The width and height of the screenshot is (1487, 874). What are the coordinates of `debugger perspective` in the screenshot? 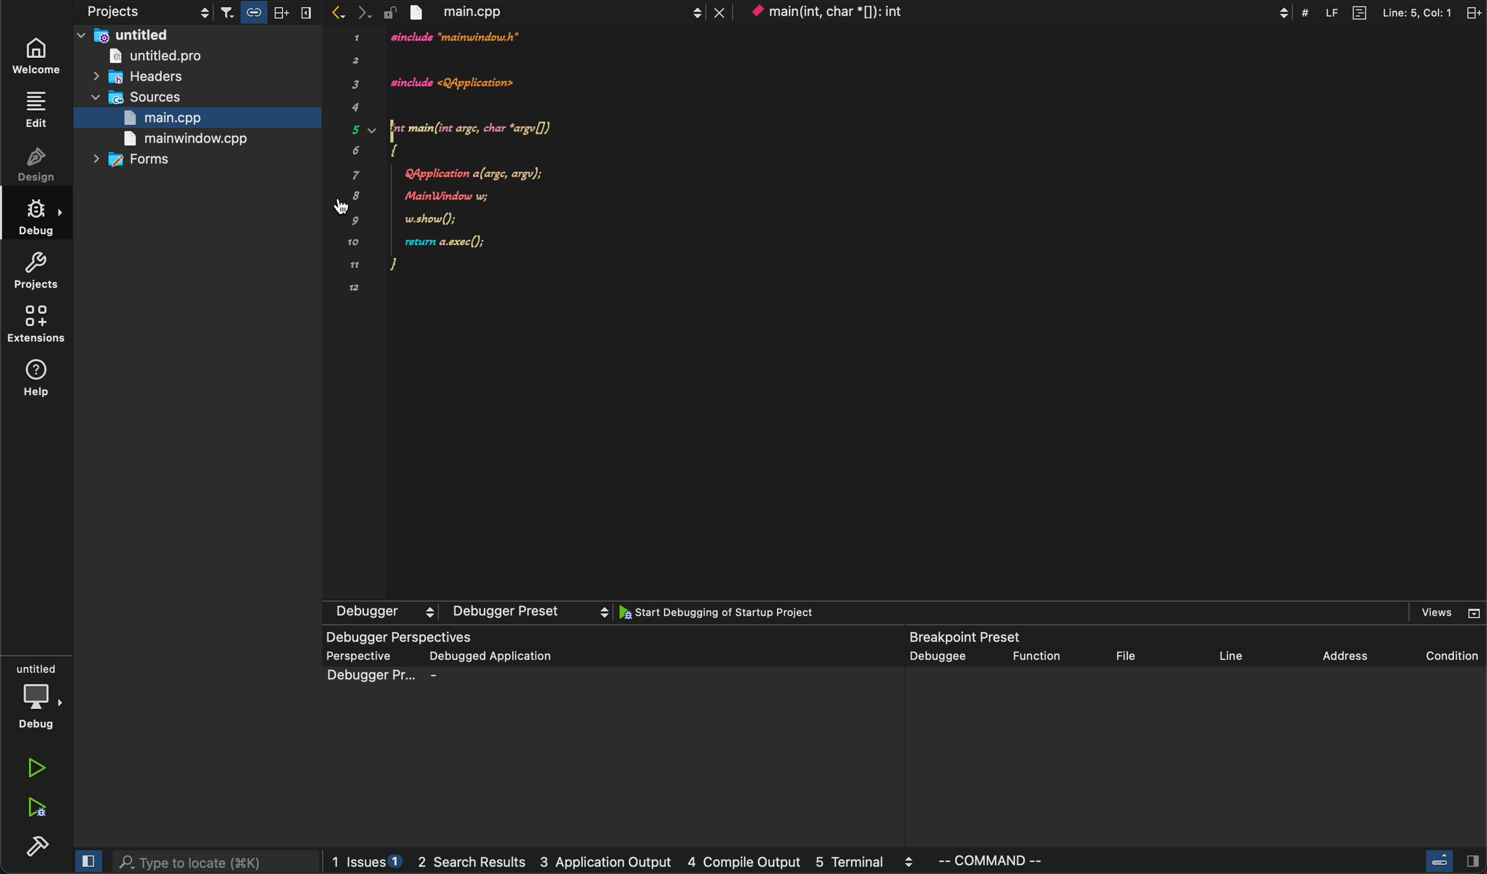 It's located at (611, 736).